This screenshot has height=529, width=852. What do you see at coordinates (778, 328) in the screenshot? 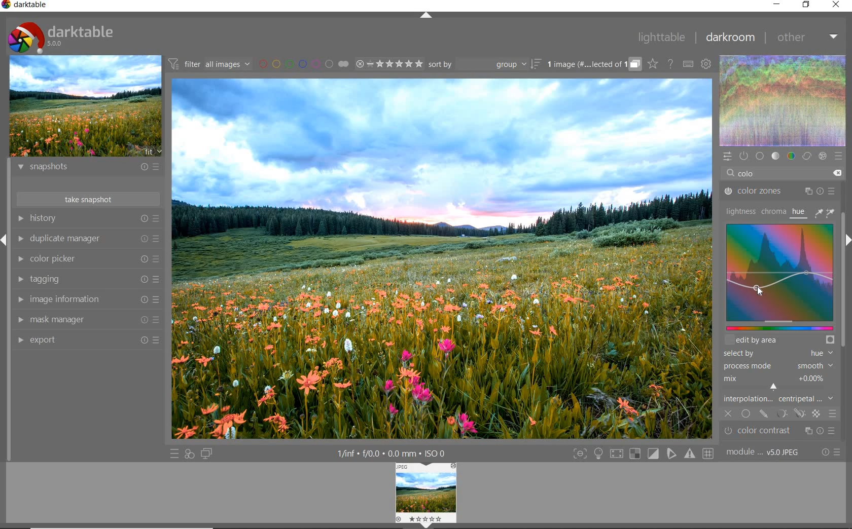
I see `slider` at bounding box center [778, 328].